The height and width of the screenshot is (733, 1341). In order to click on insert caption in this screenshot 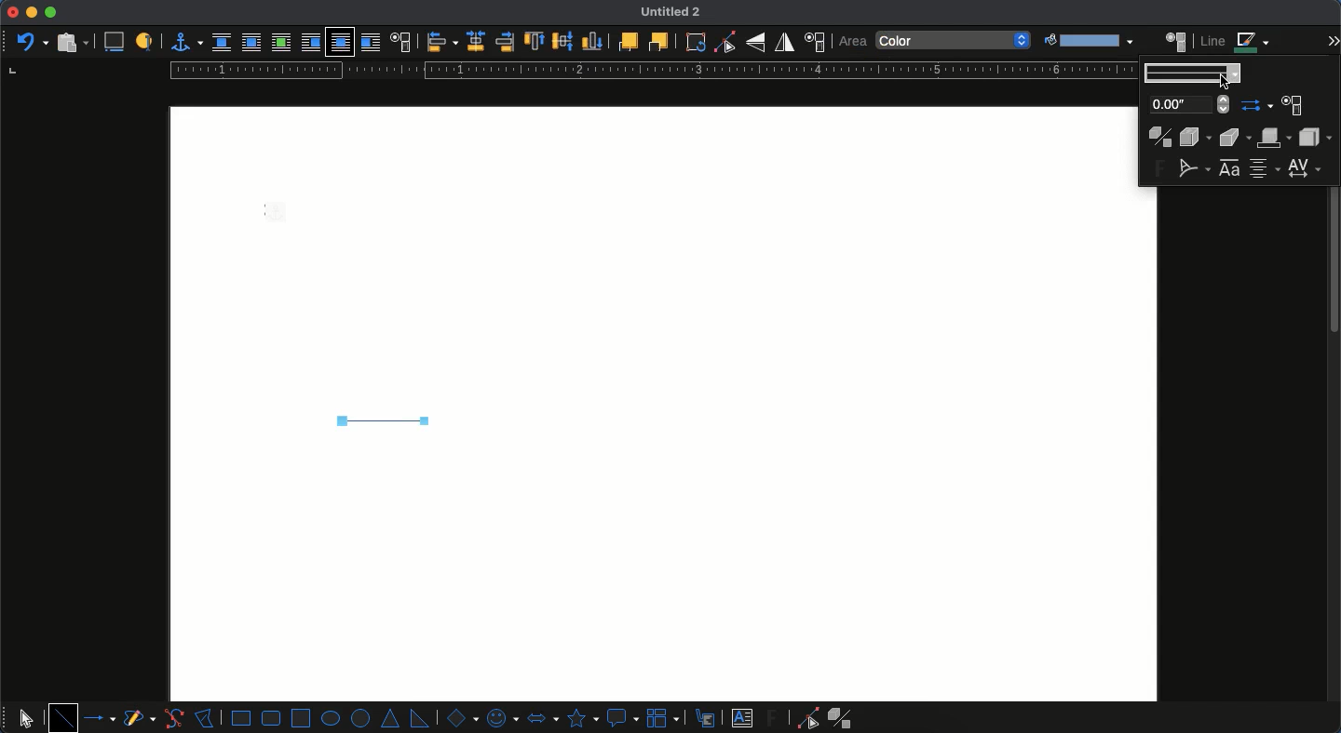, I will do `click(113, 43)`.